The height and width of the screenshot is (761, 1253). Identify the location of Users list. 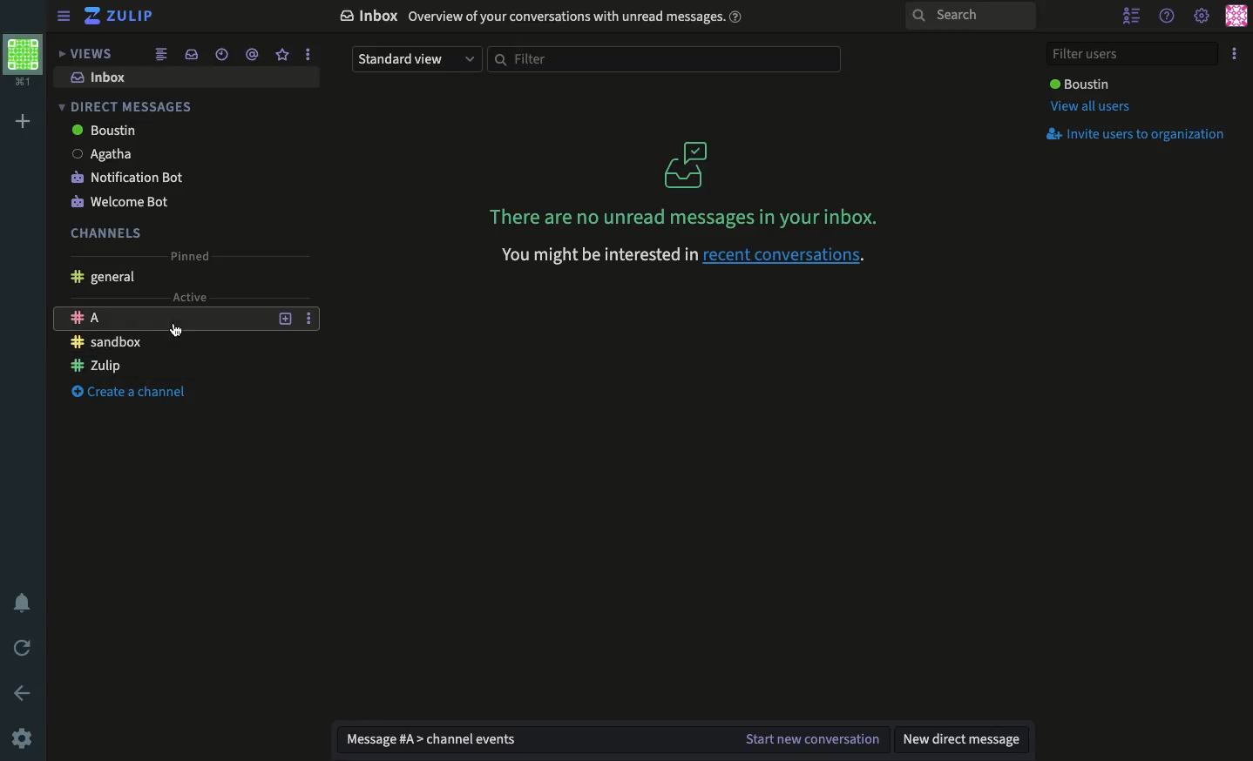
(1134, 17).